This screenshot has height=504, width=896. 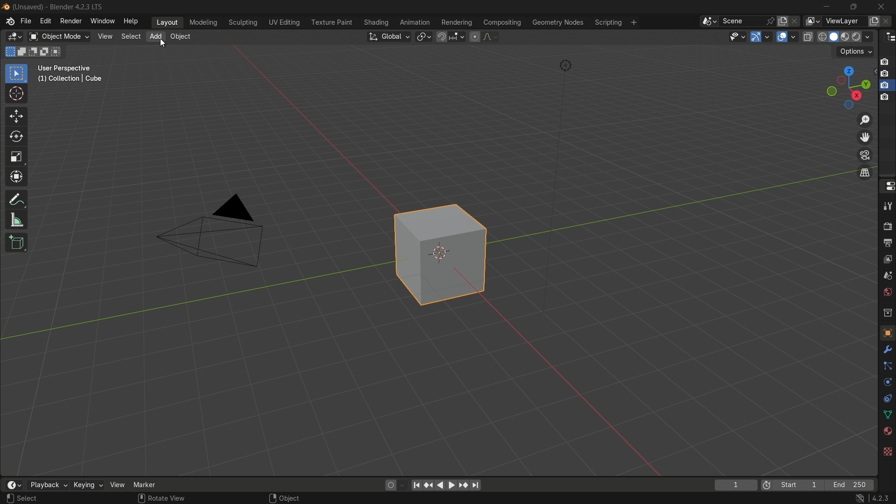 What do you see at coordinates (854, 7) in the screenshot?
I see `maximize or restore` at bounding box center [854, 7].